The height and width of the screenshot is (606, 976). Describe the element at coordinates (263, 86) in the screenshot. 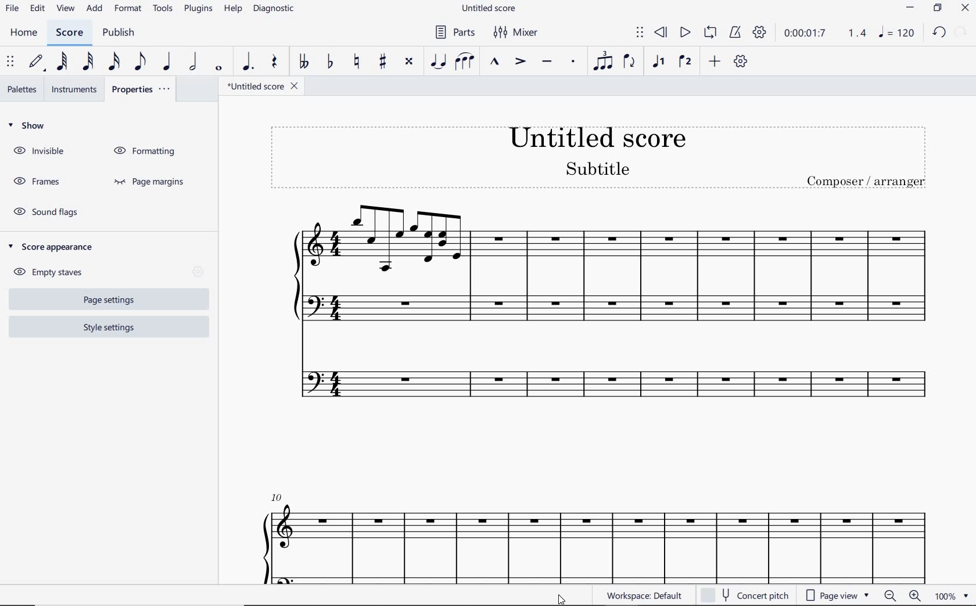

I see `FILE NAME` at that location.